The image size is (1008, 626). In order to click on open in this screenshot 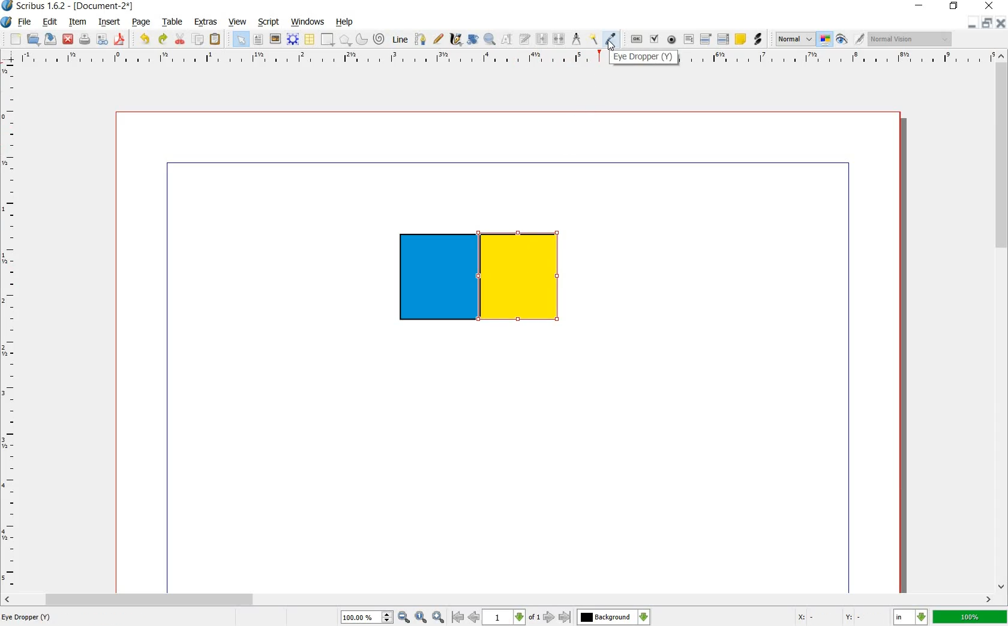, I will do `click(32, 39)`.